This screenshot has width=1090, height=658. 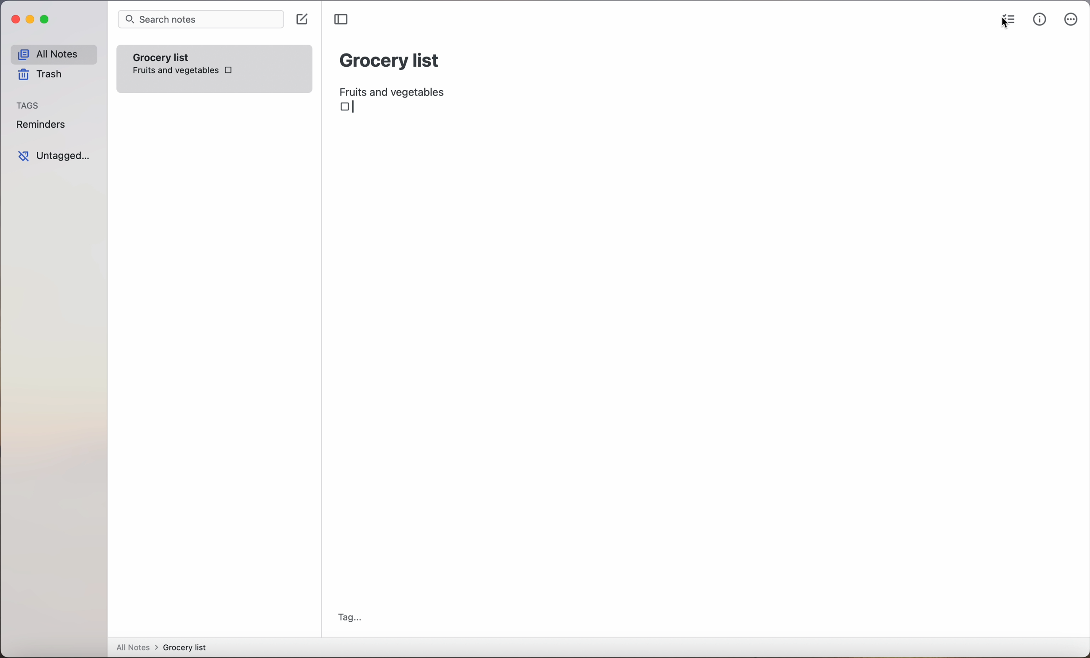 What do you see at coordinates (229, 69) in the screenshot?
I see `checkbox` at bounding box center [229, 69].